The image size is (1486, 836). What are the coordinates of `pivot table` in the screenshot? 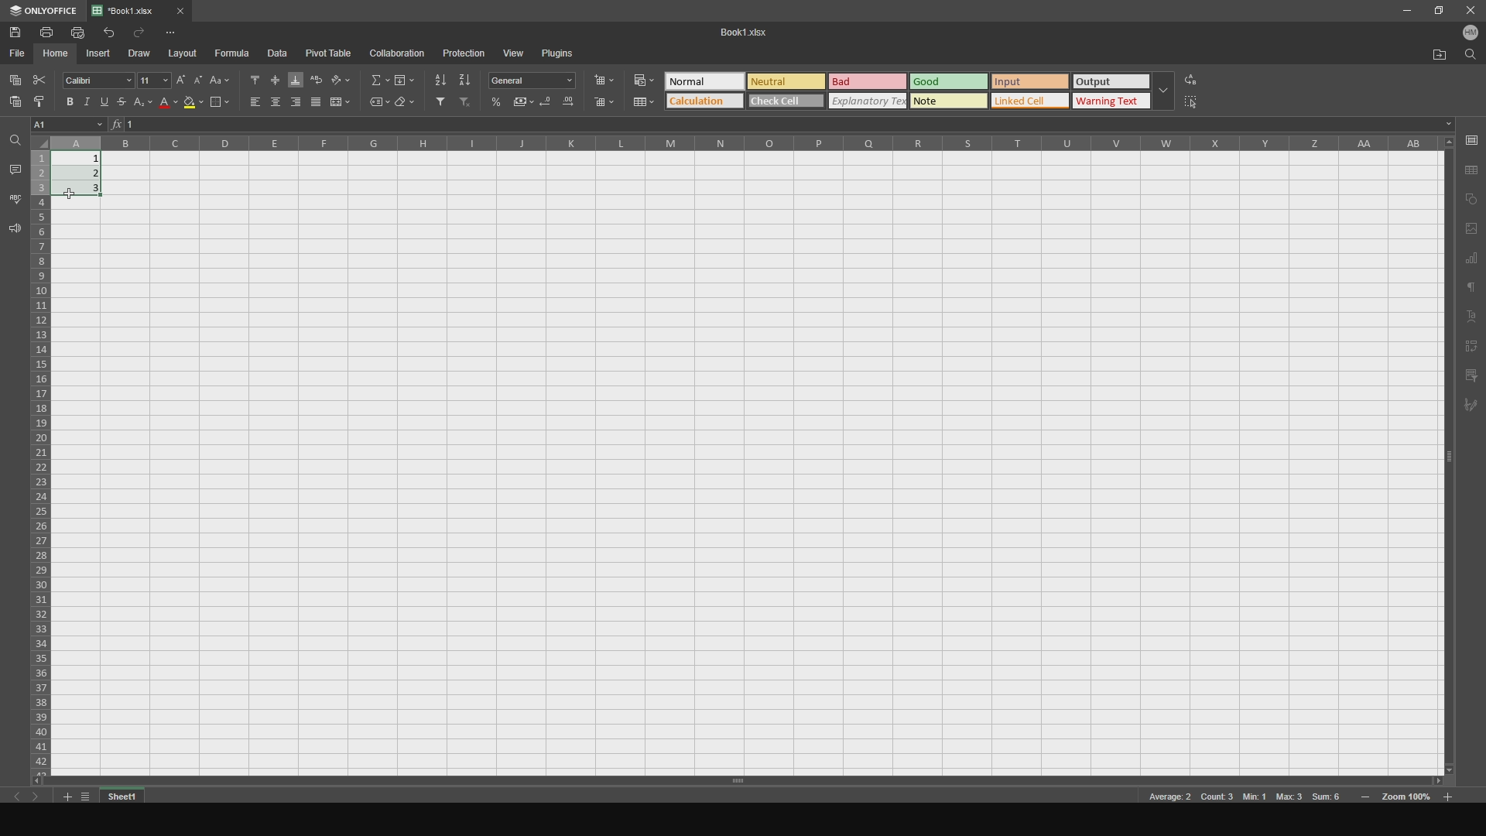 It's located at (330, 53).